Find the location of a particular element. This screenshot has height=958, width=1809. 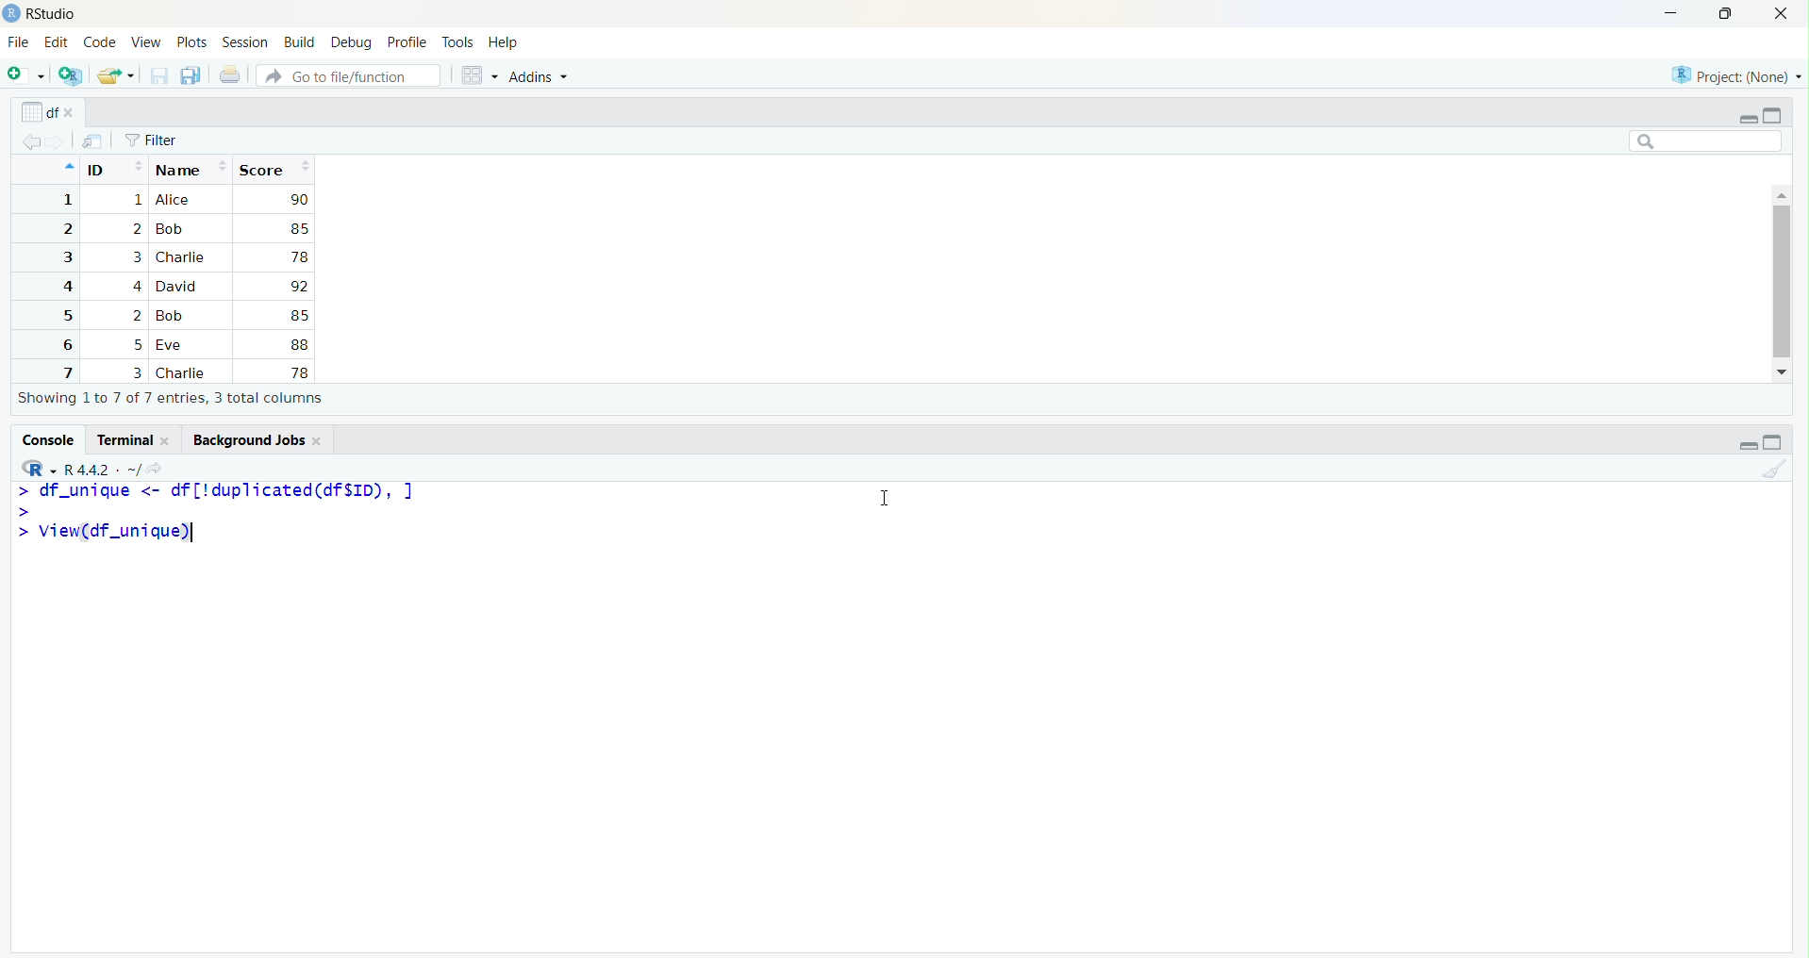

Charlie is located at coordinates (182, 257).